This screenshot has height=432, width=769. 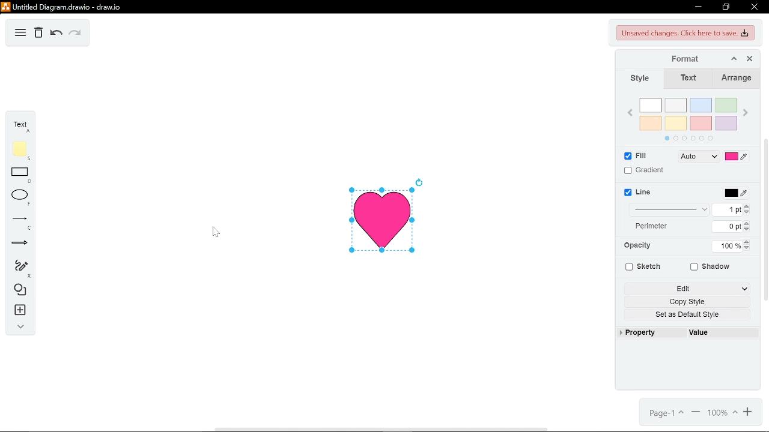 I want to click on close, so click(x=755, y=7).